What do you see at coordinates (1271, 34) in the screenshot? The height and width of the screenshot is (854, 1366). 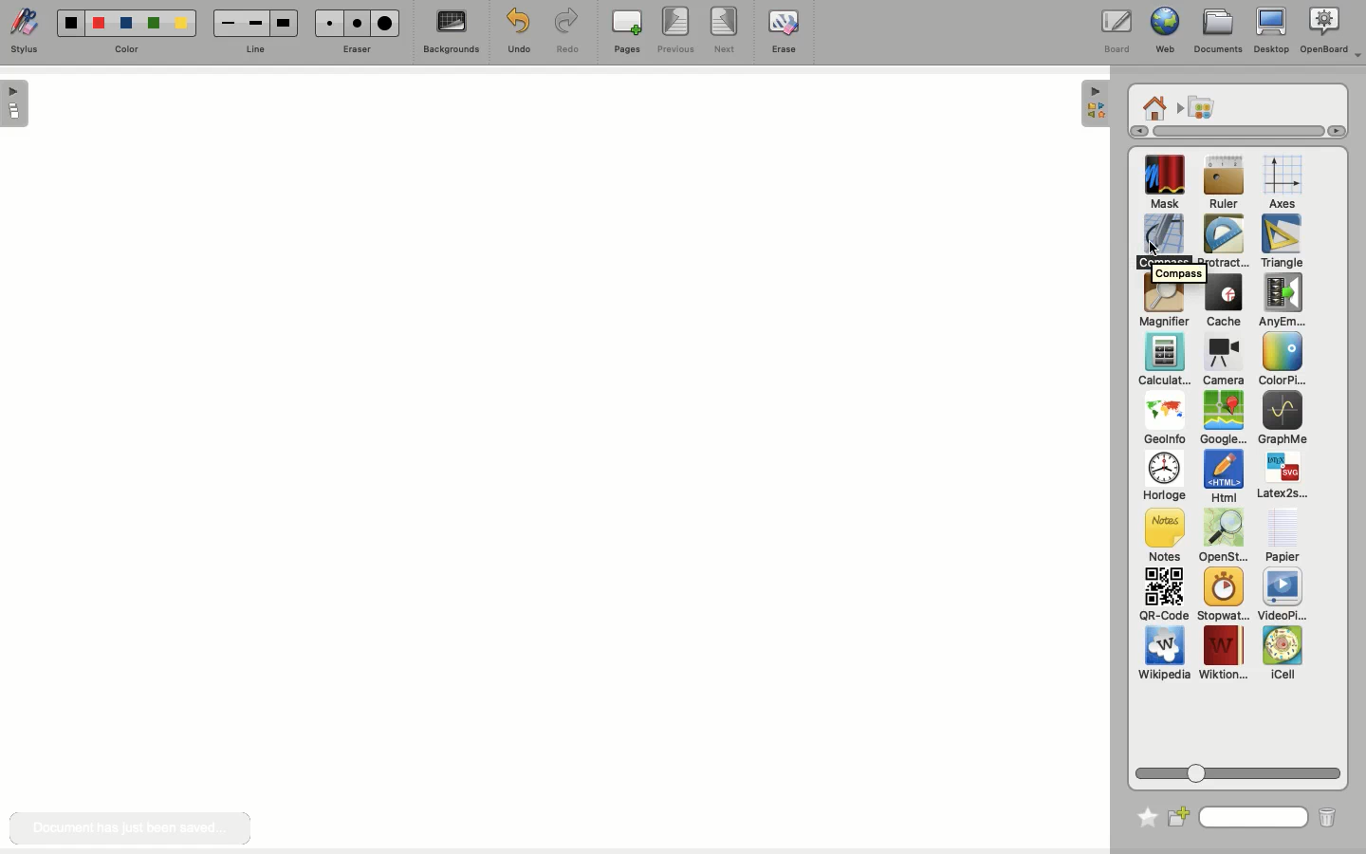 I see `Desktop` at bounding box center [1271, 34].